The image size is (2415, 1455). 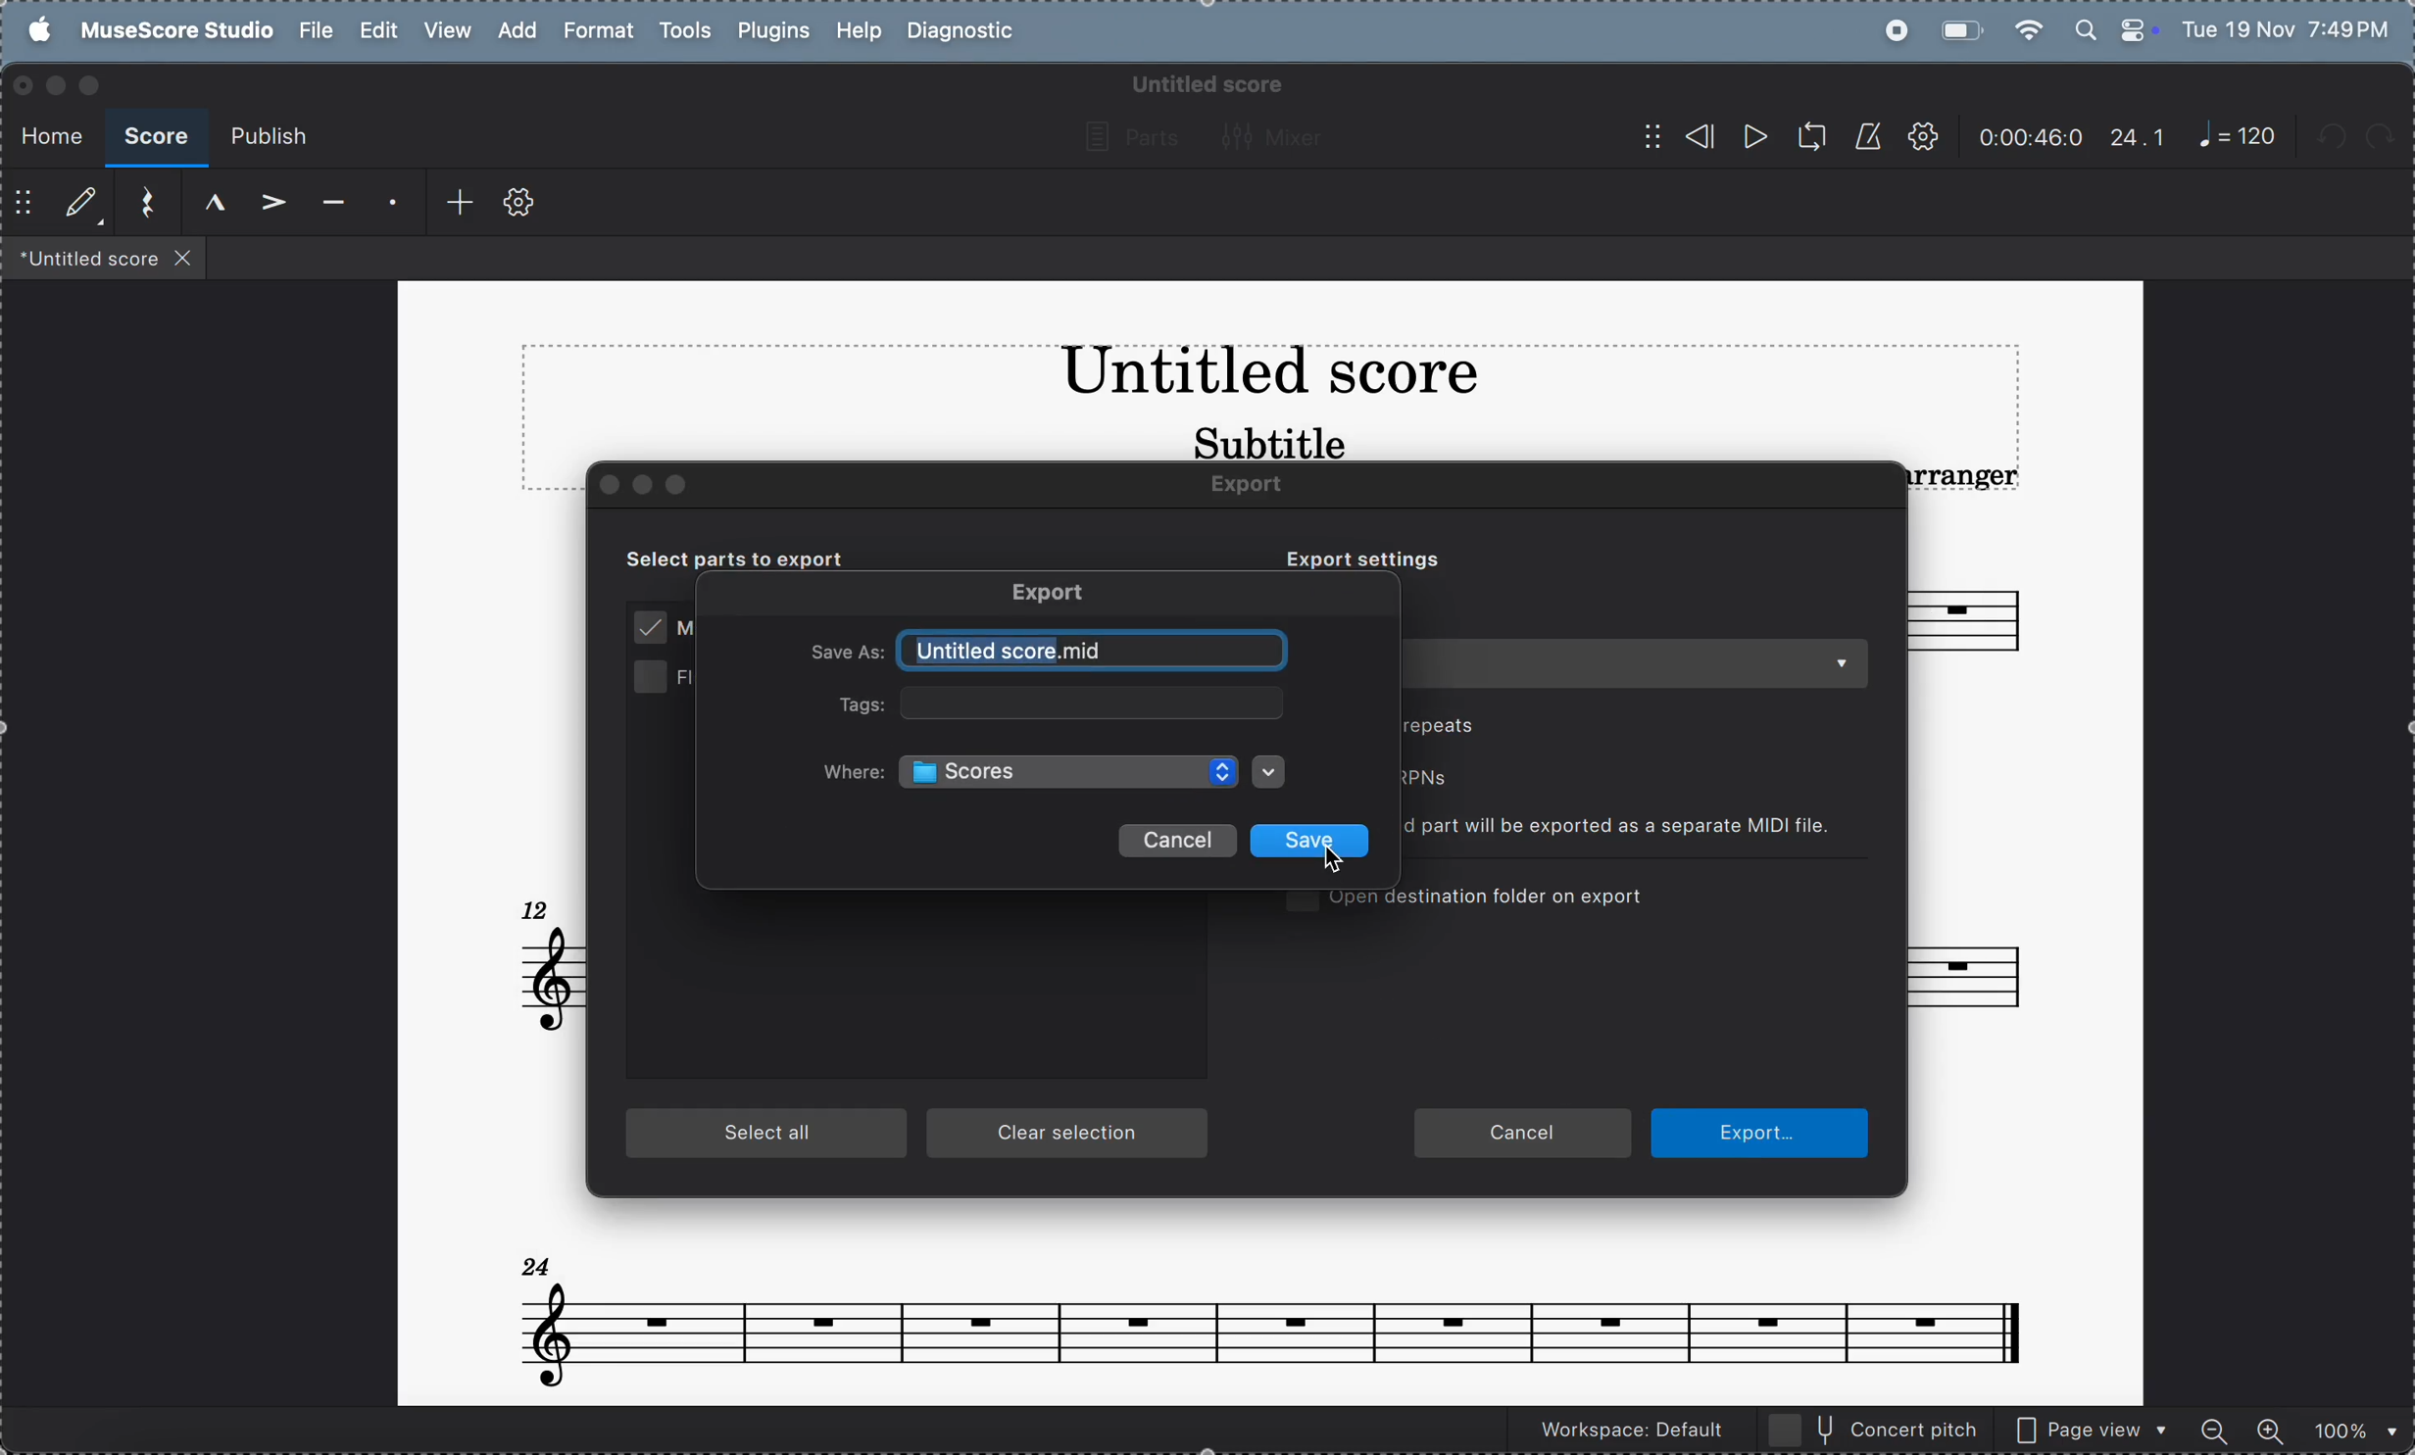 I want to click on closing, so click(x=24, y=86).